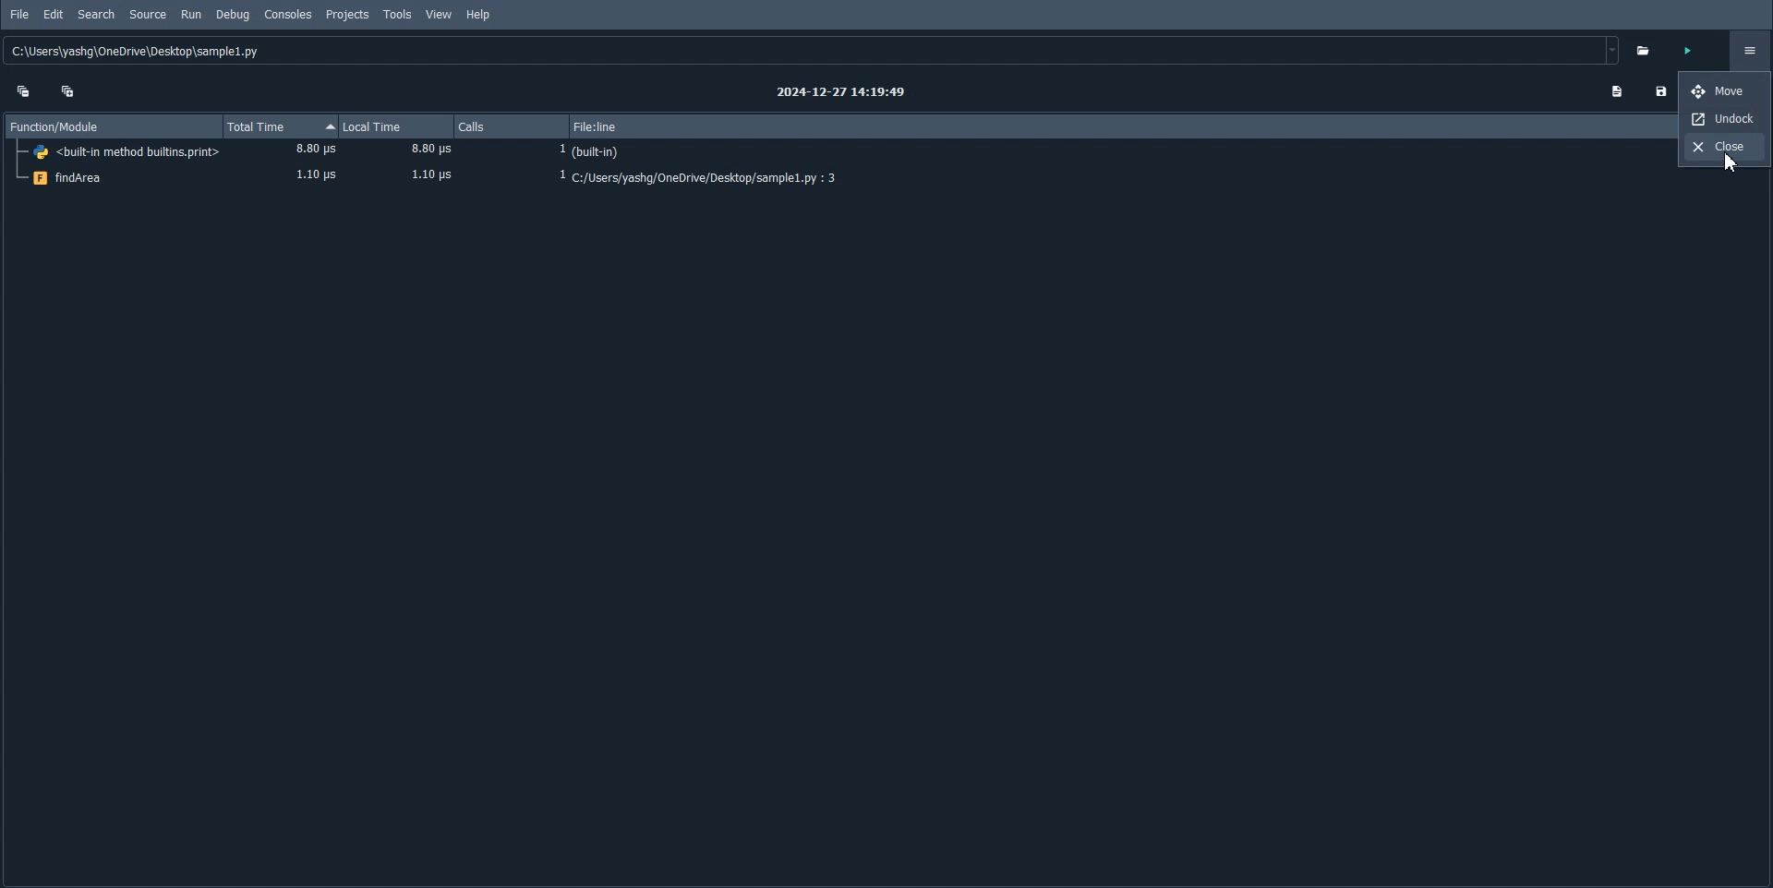  I want to click on Run, so click(191, 15).